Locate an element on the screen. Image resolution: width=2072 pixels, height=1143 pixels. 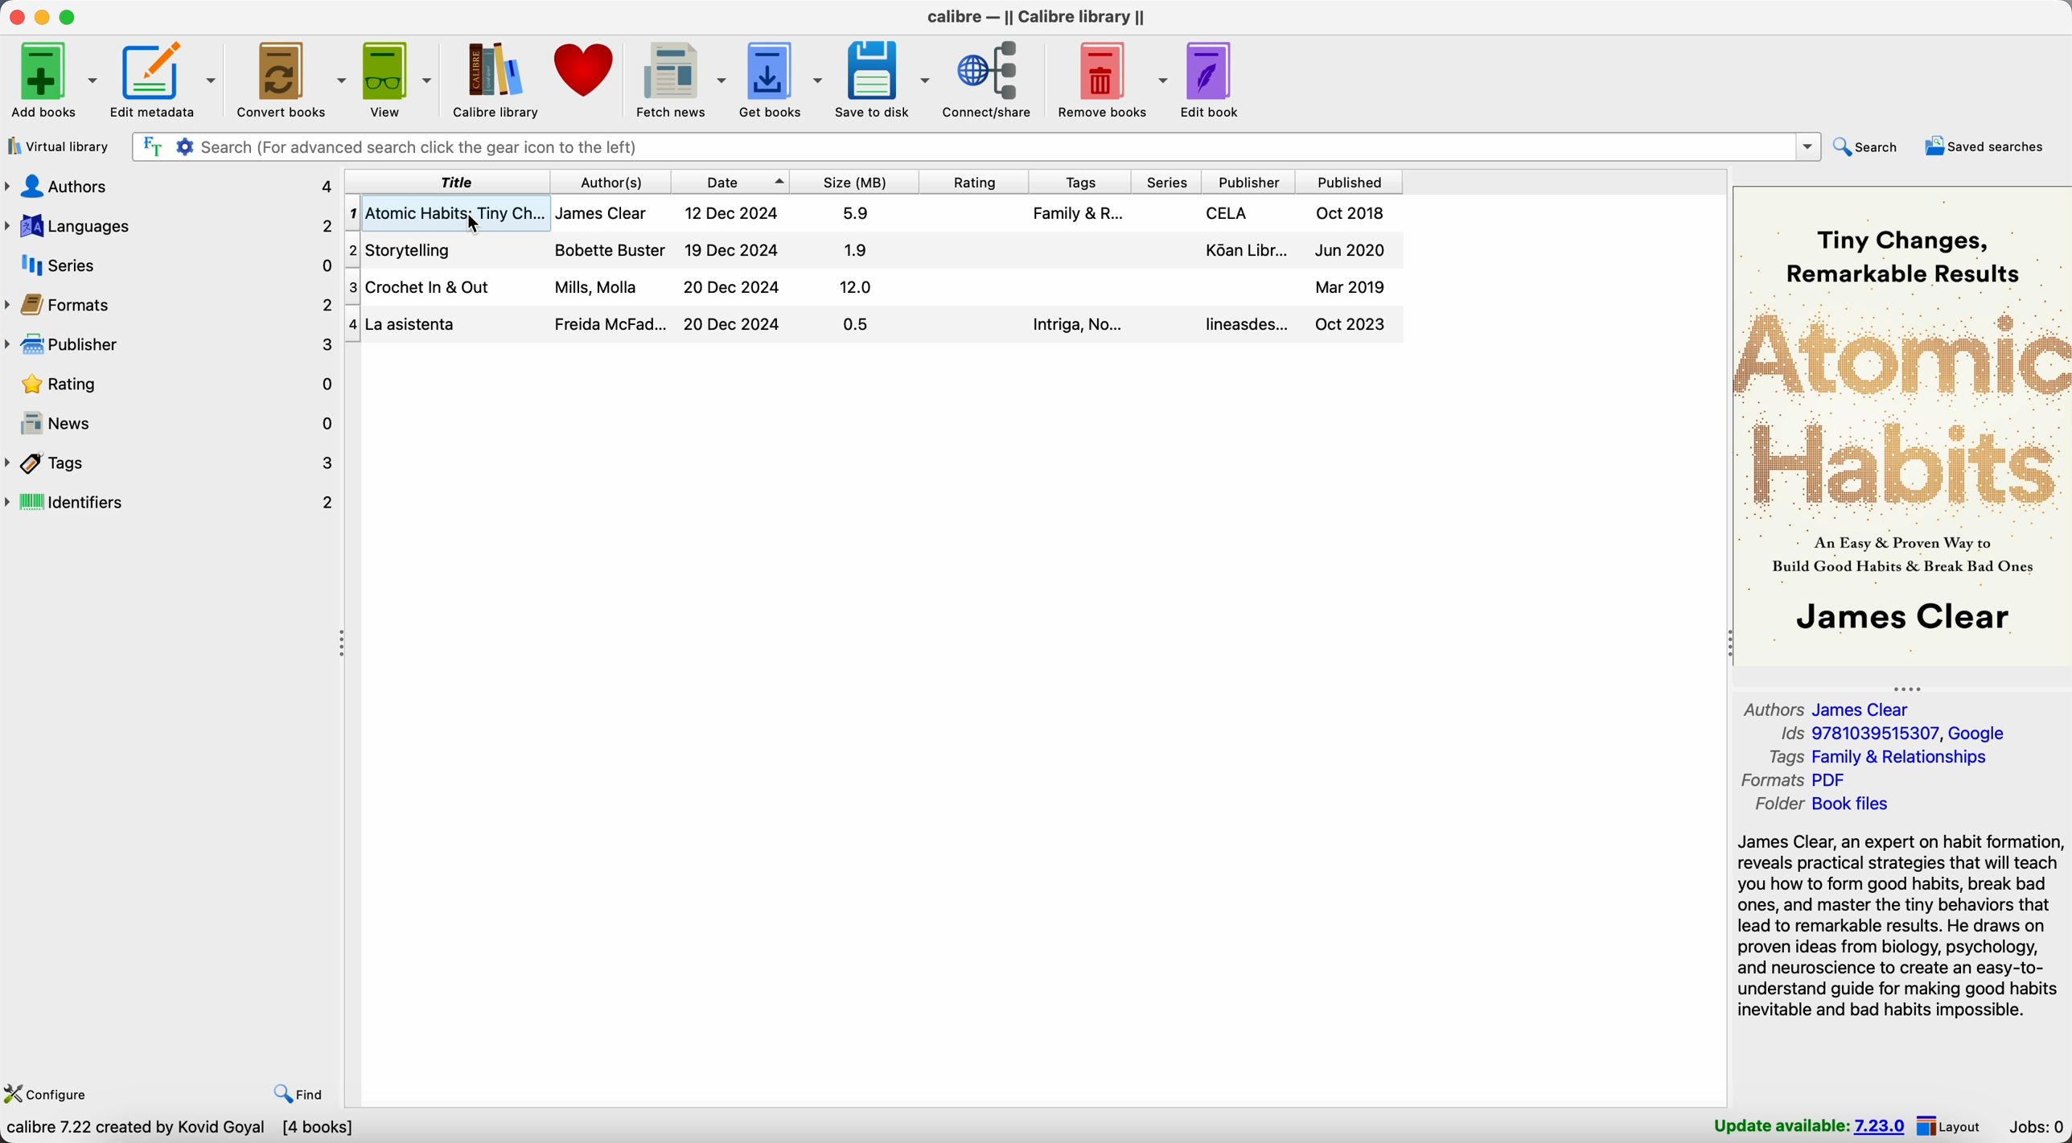
news is located at coordinates (171, 424).